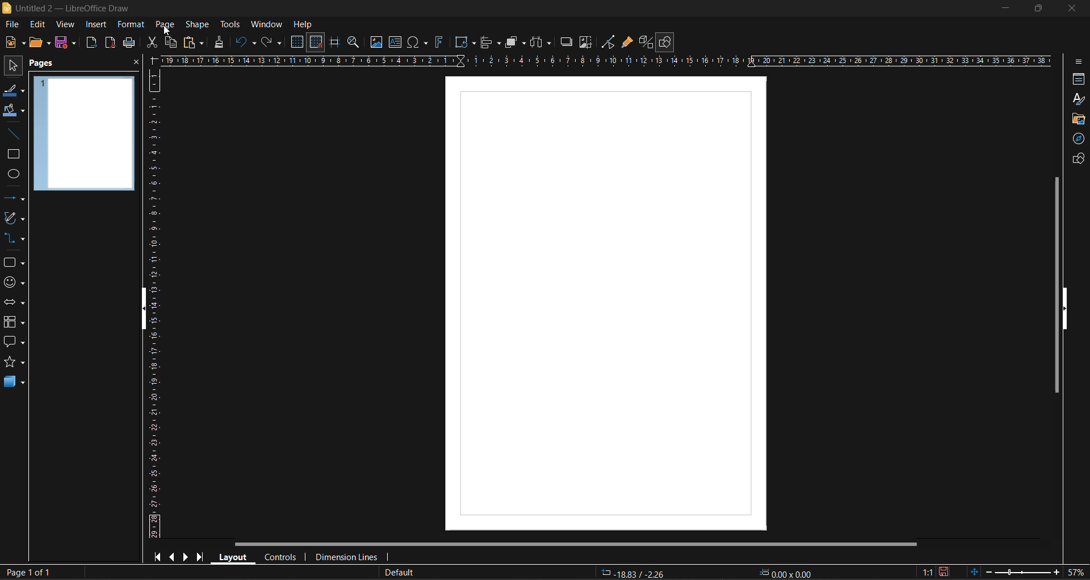 This screenshot has width=1090, height=580. Describe the element at coordinates (607, 304) in the screenshot. I see `working area` at that location.